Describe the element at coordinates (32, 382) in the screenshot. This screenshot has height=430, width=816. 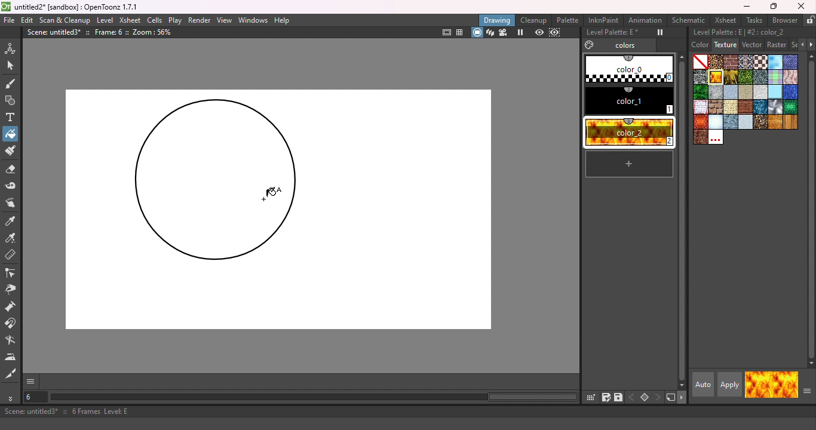
I see `GUI show/hide` at that location.